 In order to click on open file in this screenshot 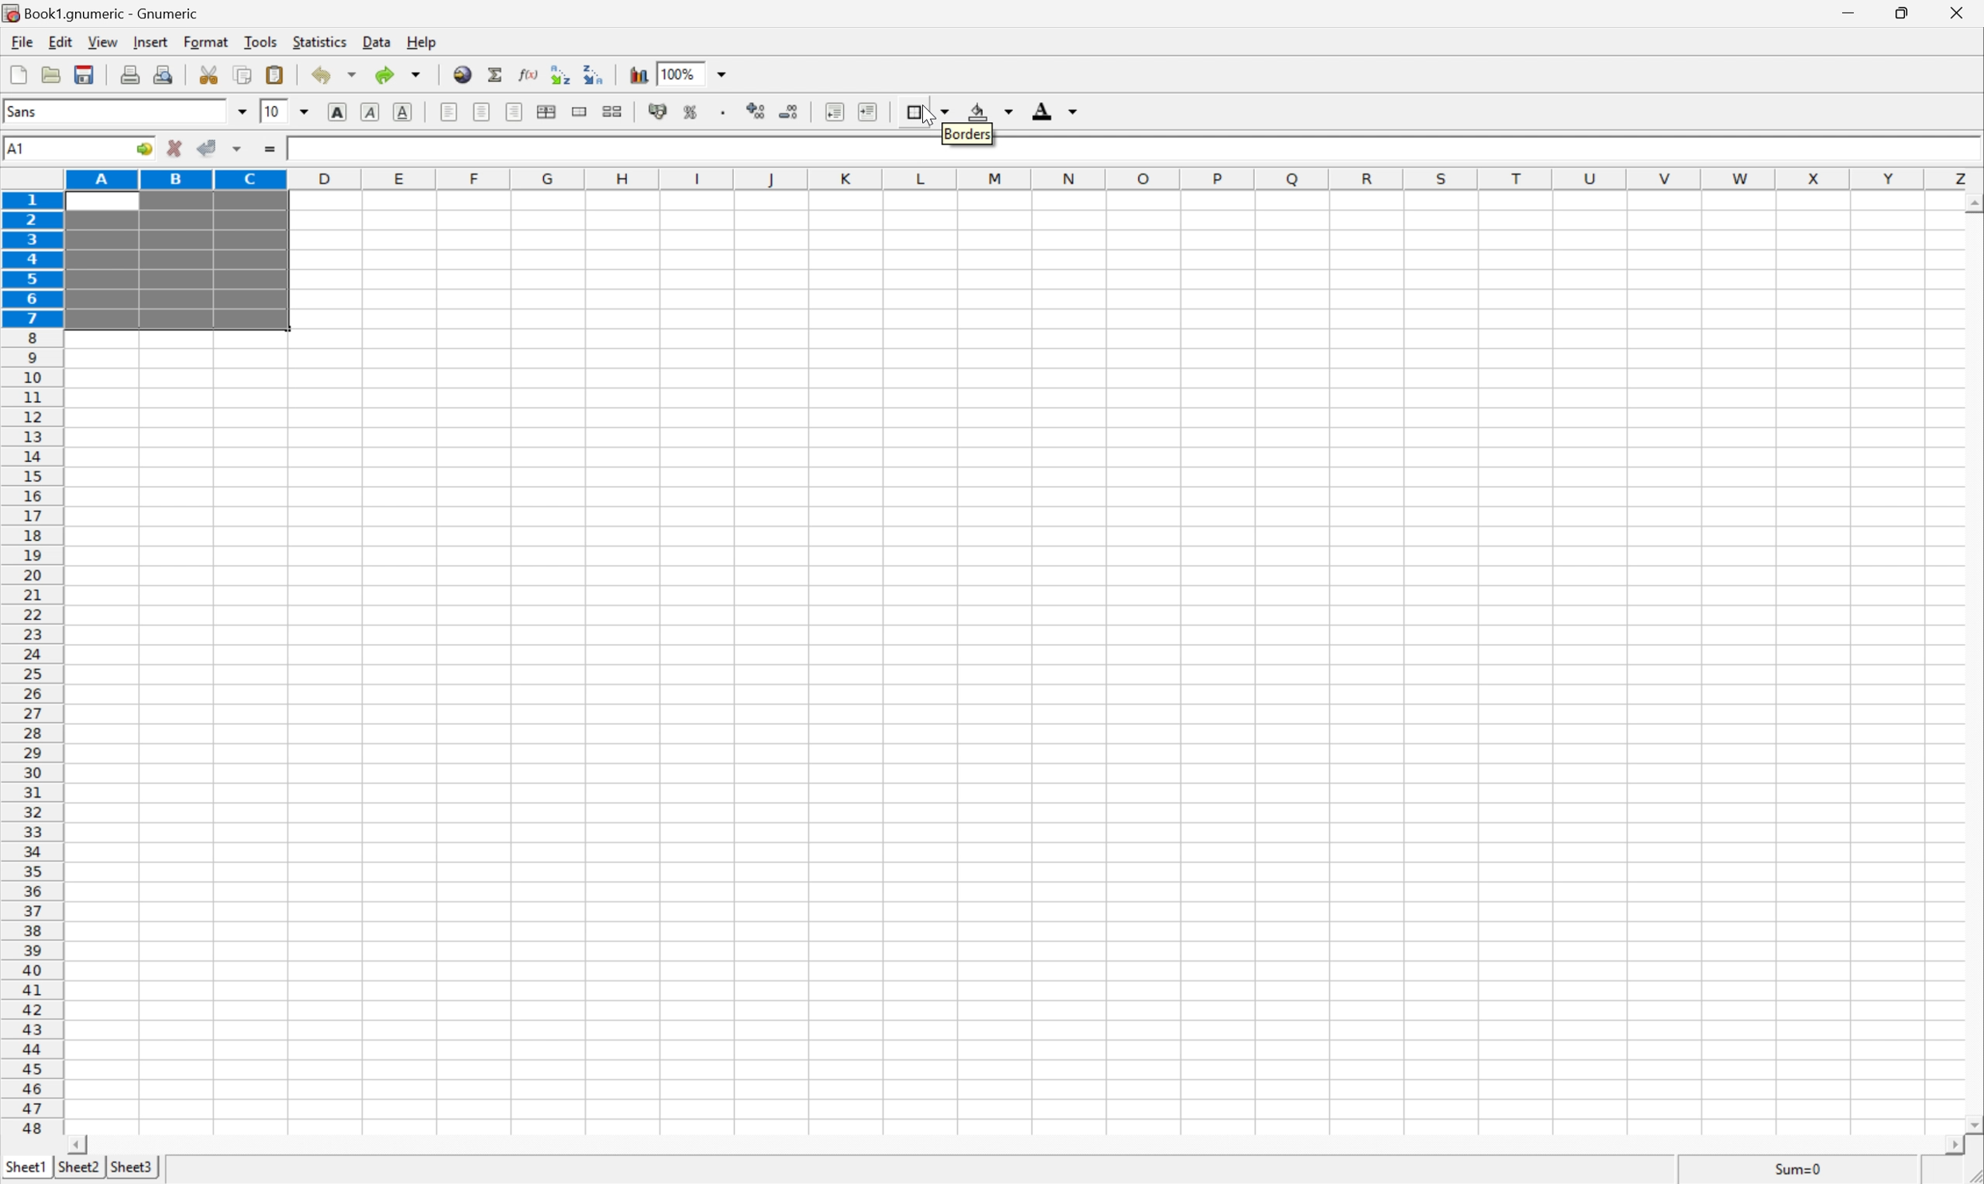, I will do `click(53, 72)`.